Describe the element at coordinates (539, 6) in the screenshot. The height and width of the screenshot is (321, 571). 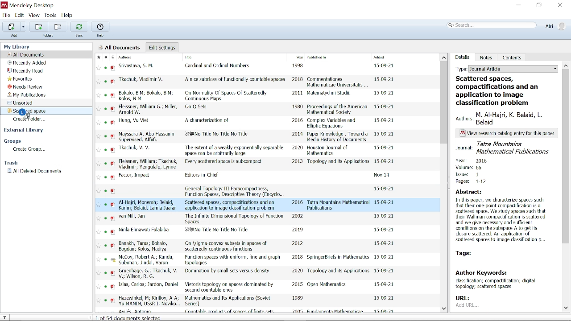
I see `Restore down` at that location.